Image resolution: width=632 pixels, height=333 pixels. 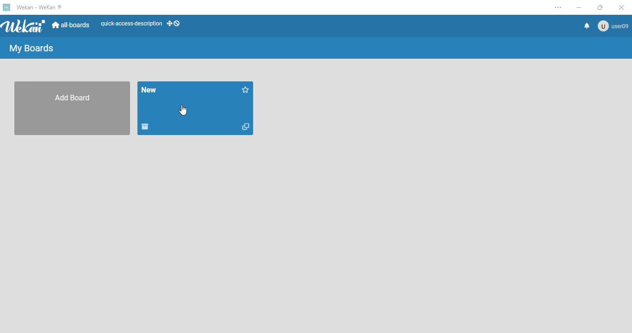 What do you see at coordinates (73, 108) in the screenshot?
I see `add board` at bounding box center [73, 108].